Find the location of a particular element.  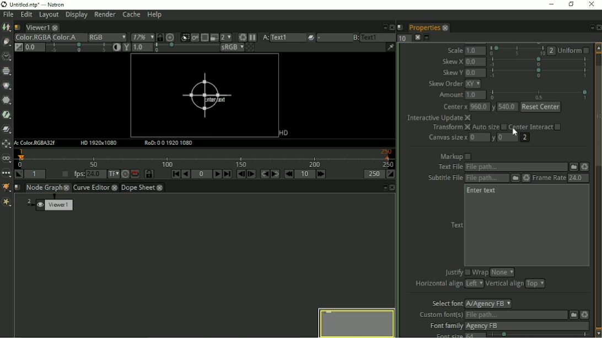

Float pane is located at coordinates (384, 187).